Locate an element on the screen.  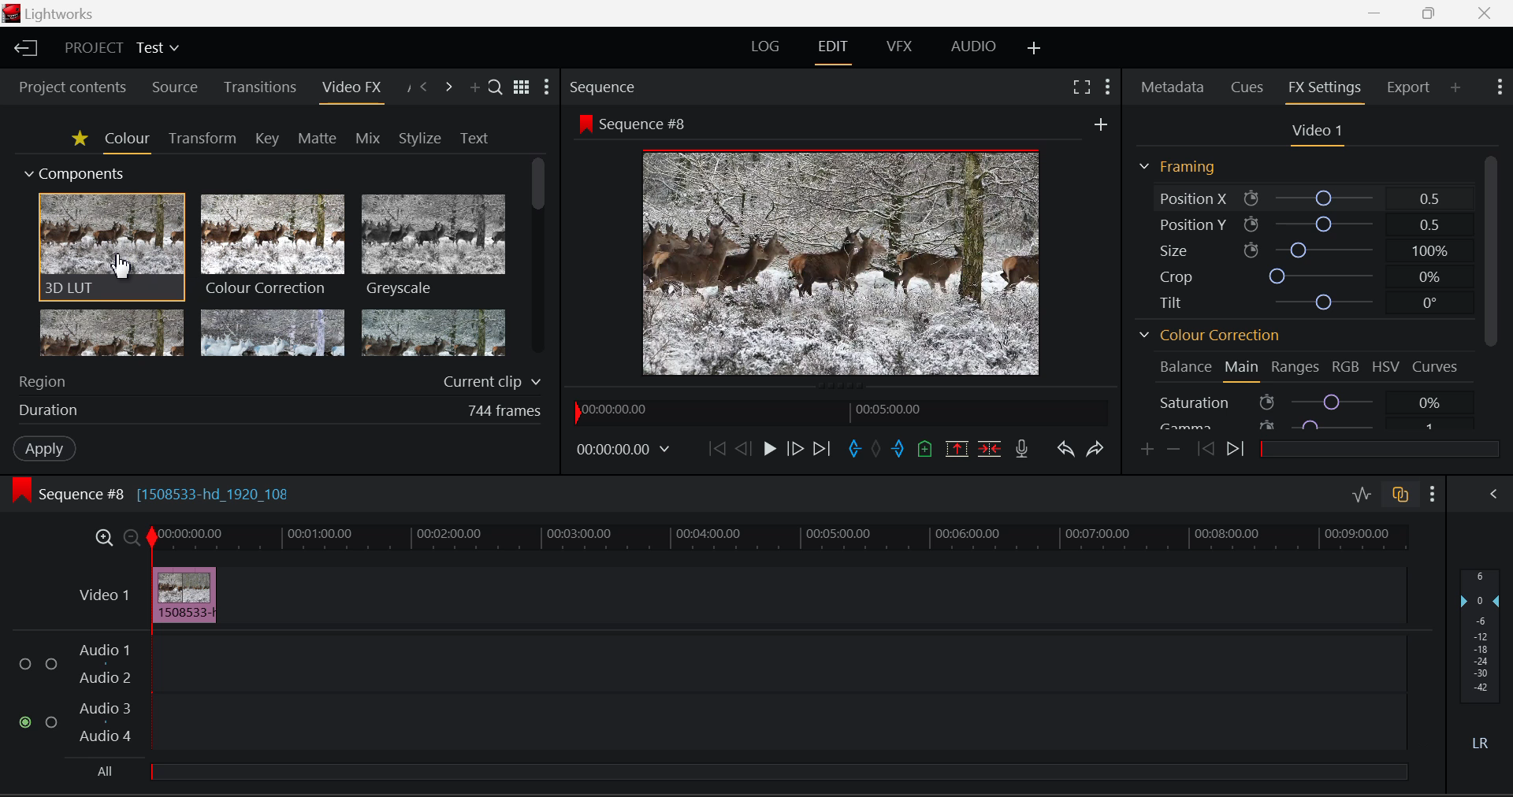
Colour Correction is located at coordinates (273, 246).